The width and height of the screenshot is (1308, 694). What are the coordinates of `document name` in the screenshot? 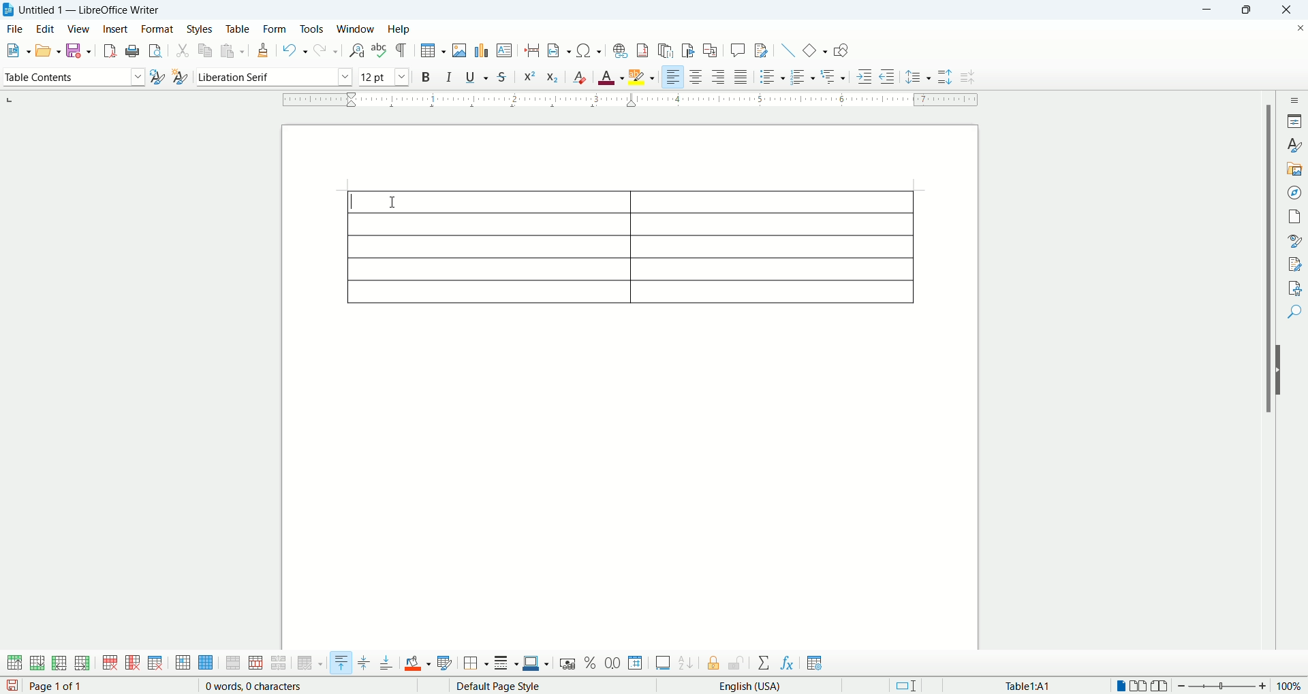 It's located at (97, 10).